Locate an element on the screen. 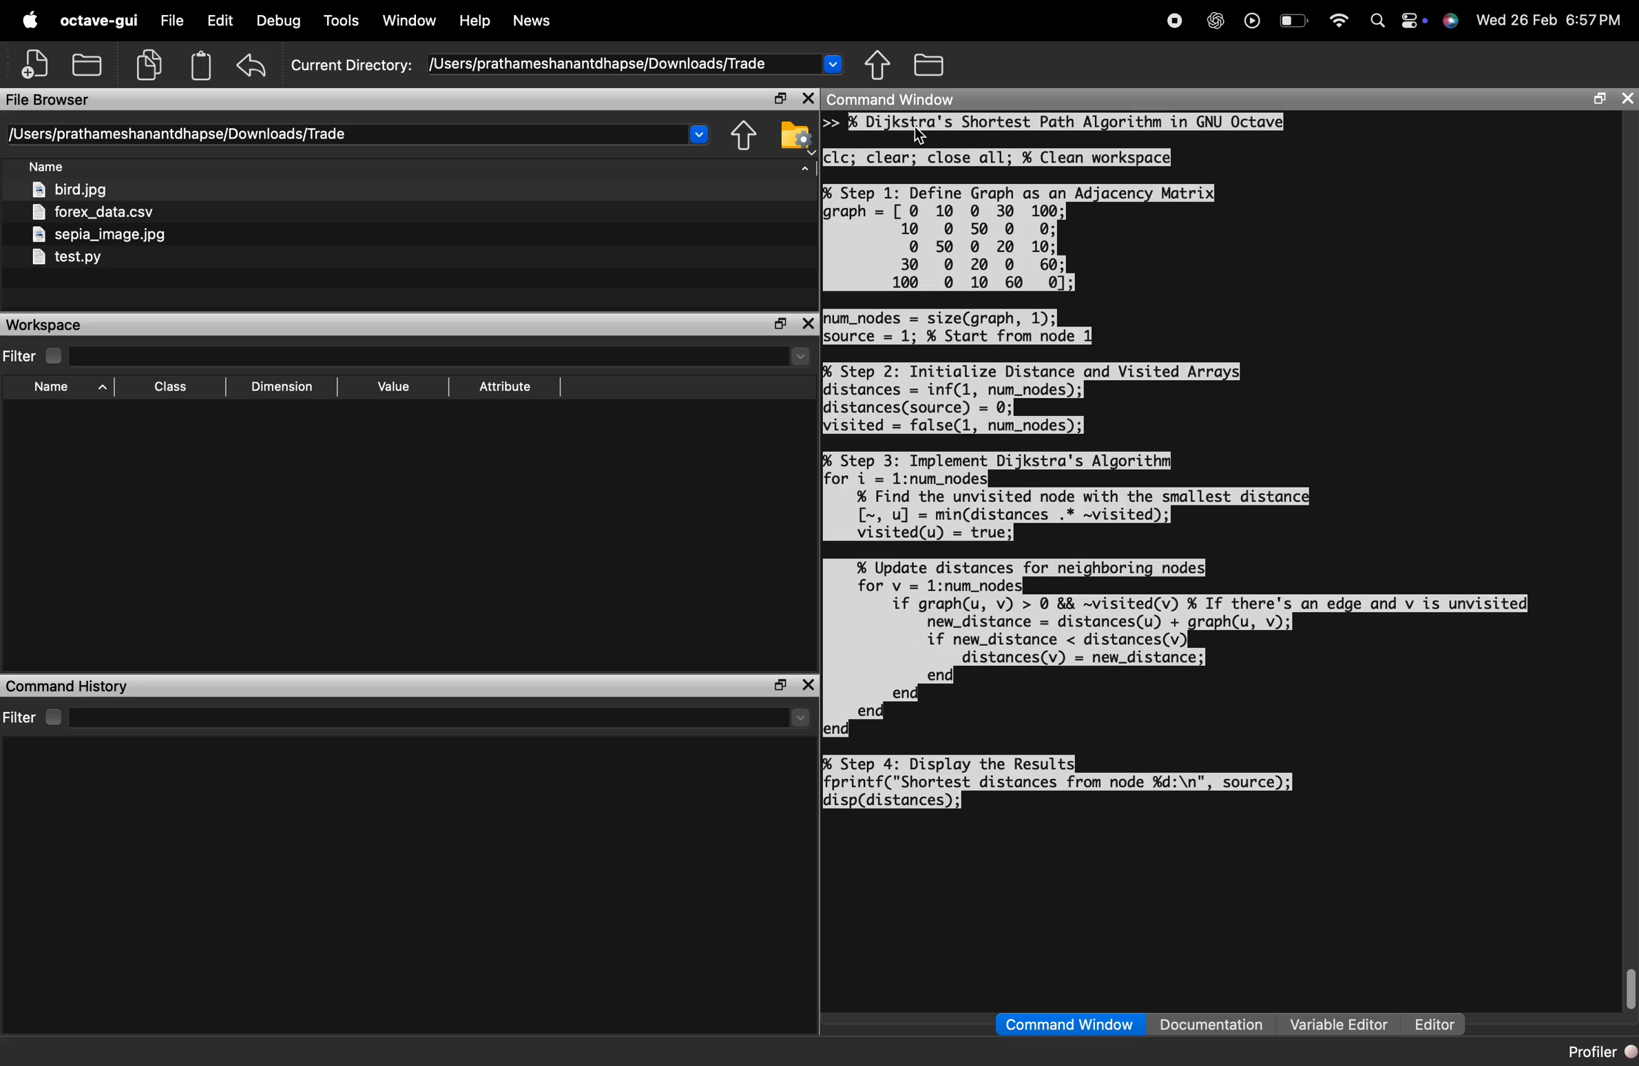 Image resolution: width=1639 pixels, height=1066 pixels. select directory is located at coordinates (443, 356).